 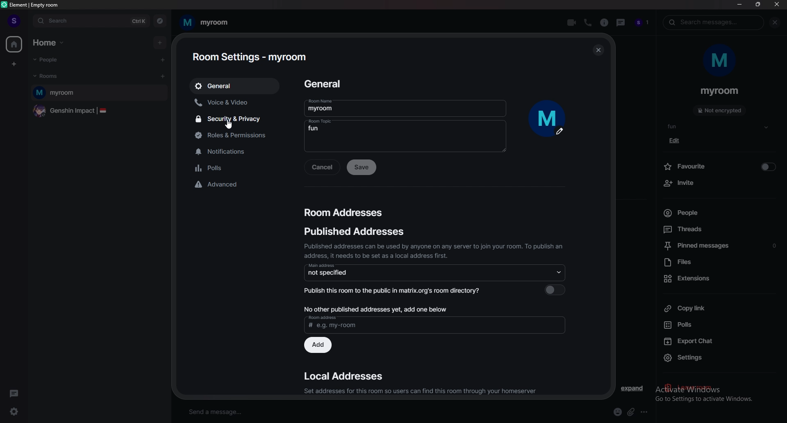 What do you see at coordinates (758, 5) in the screenshot?
I see `resize` at bounding box center [758, 5].